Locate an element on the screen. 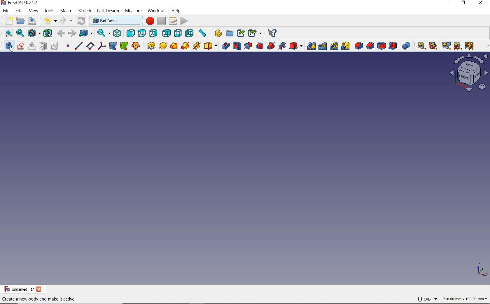 The height and width of the screenshot is (304, 490). sync view is located at coordinates (104, 33).